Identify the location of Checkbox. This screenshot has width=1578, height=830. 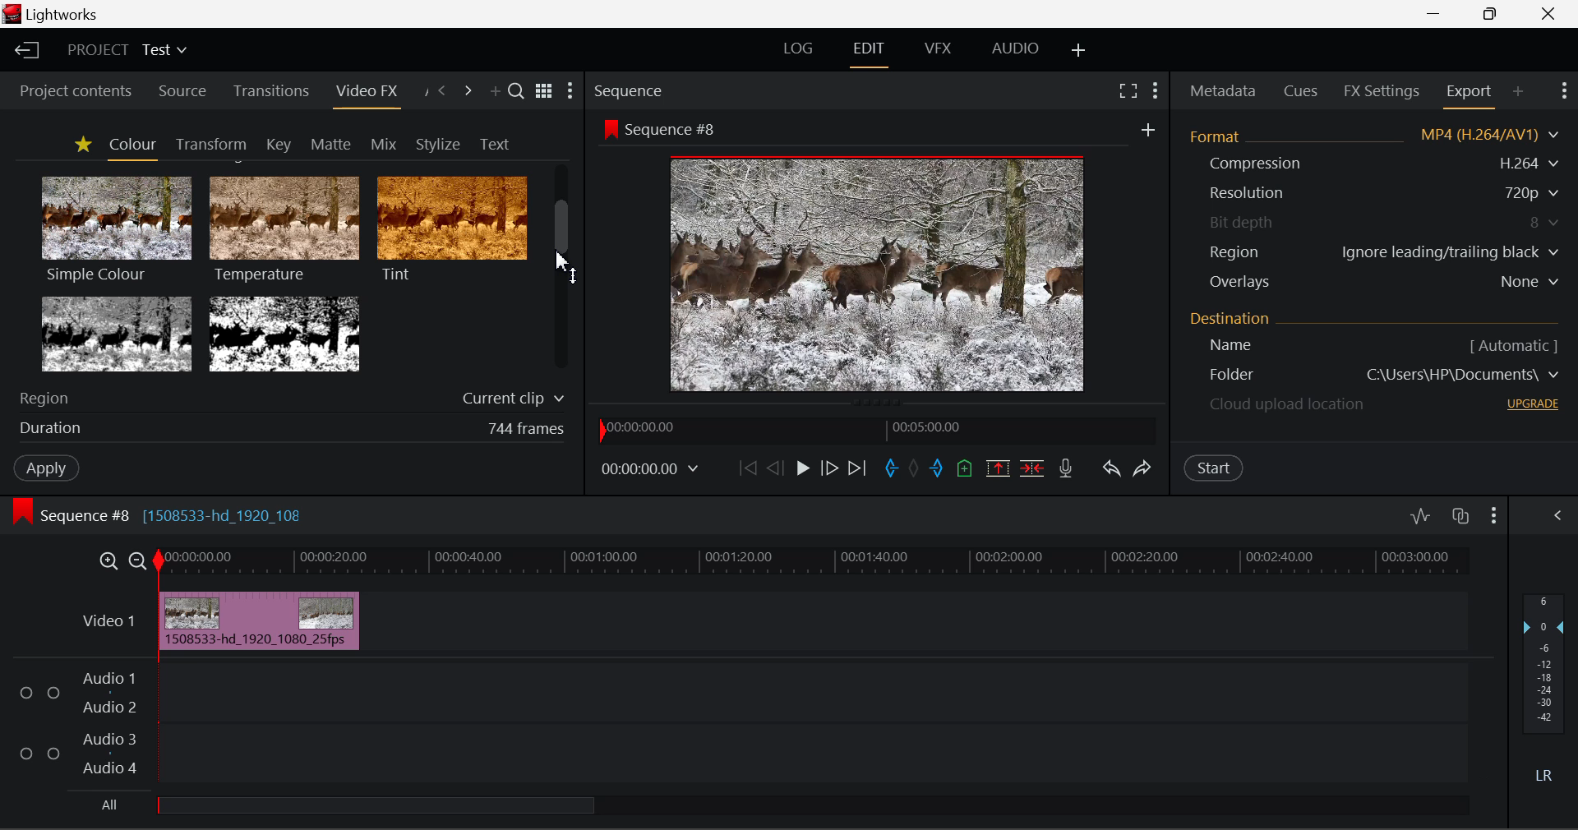
(26, 752).